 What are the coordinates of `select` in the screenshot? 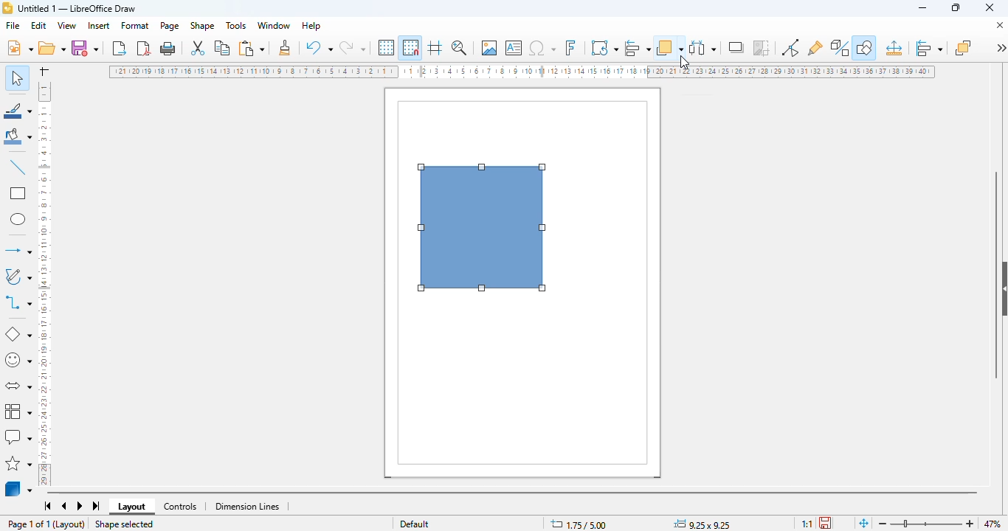 It's located at (17, 77).